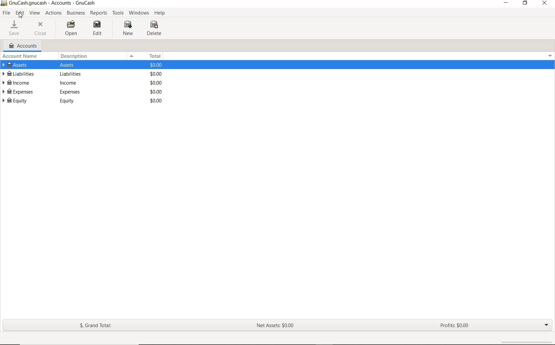 The width and height of the screenshot is (555, 345). Describe the element at coordinates (87, 92) in the screenshot. I see `EXPENSES` at that location.